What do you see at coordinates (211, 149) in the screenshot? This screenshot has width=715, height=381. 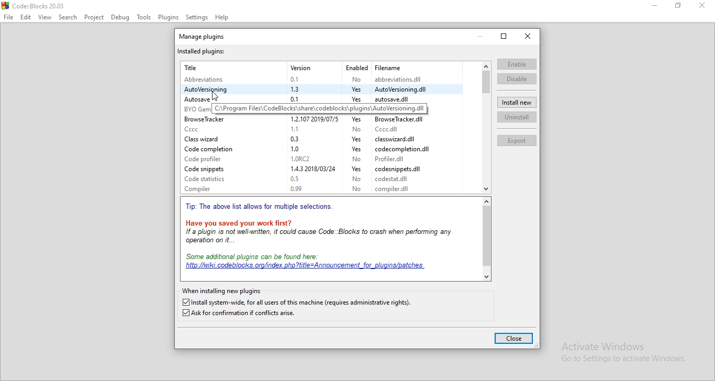 I see `Code completion` at bounding box center [211, 149].